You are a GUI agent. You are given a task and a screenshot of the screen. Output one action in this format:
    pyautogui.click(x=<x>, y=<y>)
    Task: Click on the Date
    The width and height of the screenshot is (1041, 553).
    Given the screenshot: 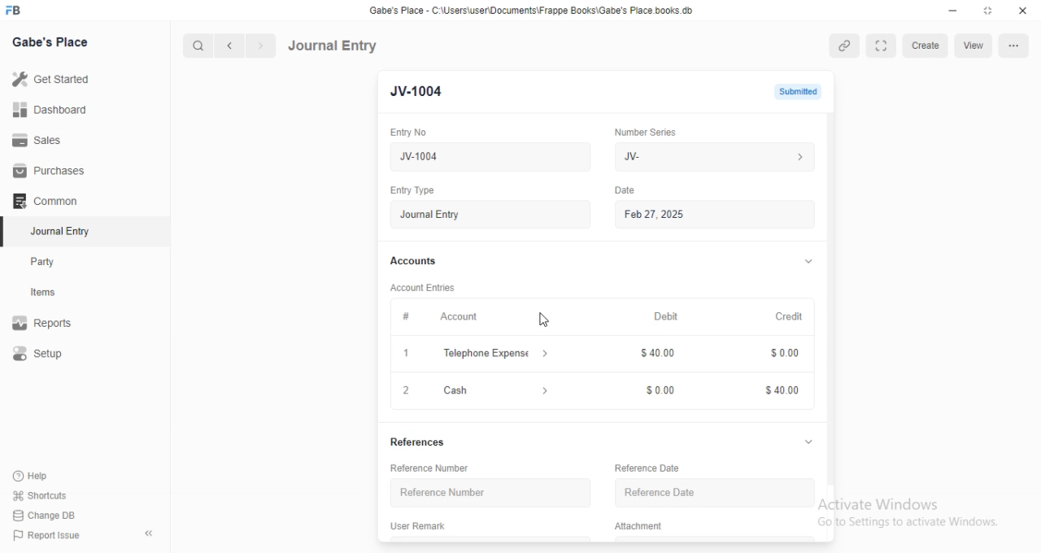 What is the action you would take?
    pyautogui.click(x=628, y=189)
    